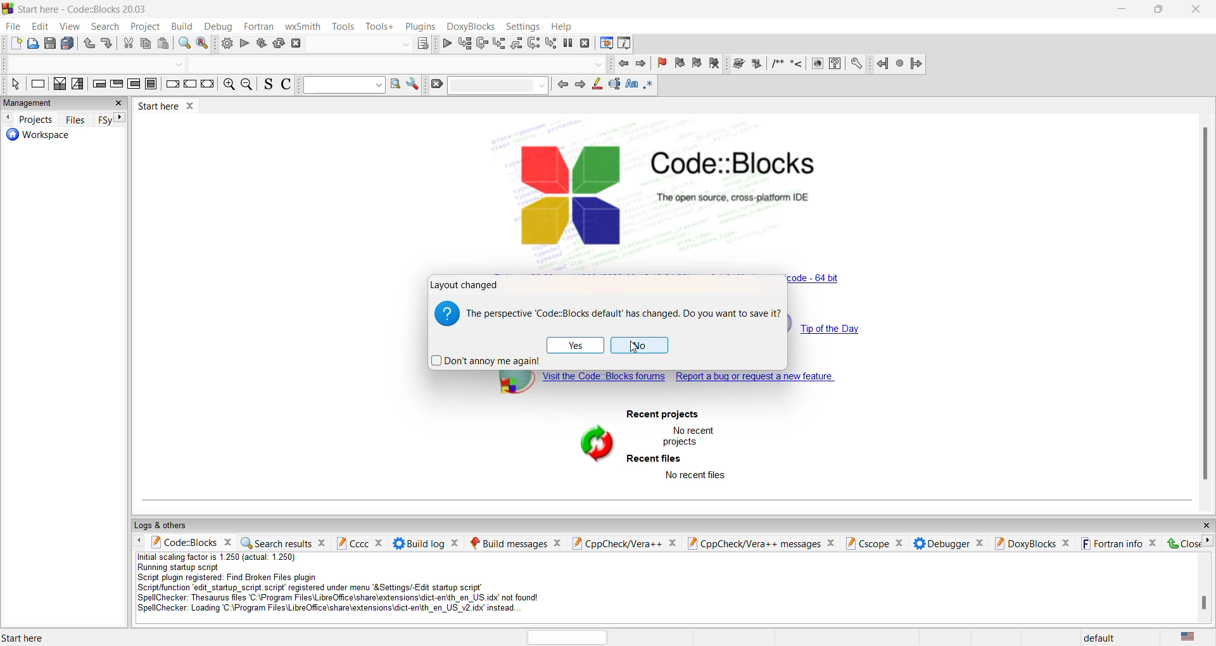  I want to click on build log pane, so click(426, 542).